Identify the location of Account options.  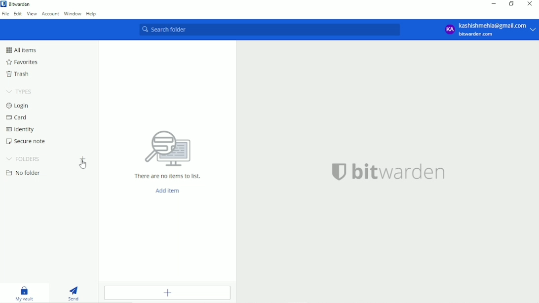
(489, 30).